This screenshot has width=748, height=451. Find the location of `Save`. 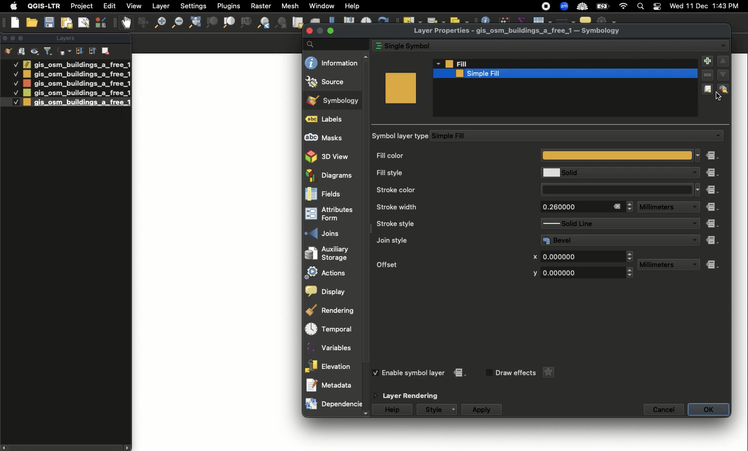

Save is located at coordinates (49, 23).